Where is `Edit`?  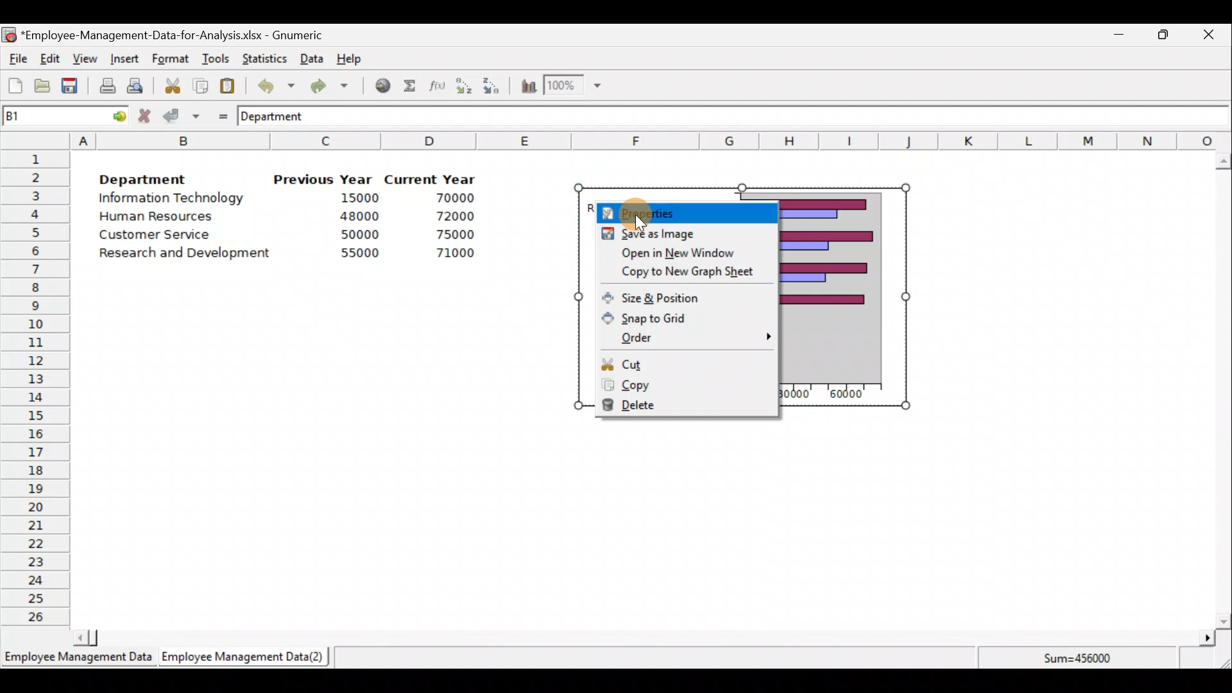 Edit is located at coordinates (51, 60).